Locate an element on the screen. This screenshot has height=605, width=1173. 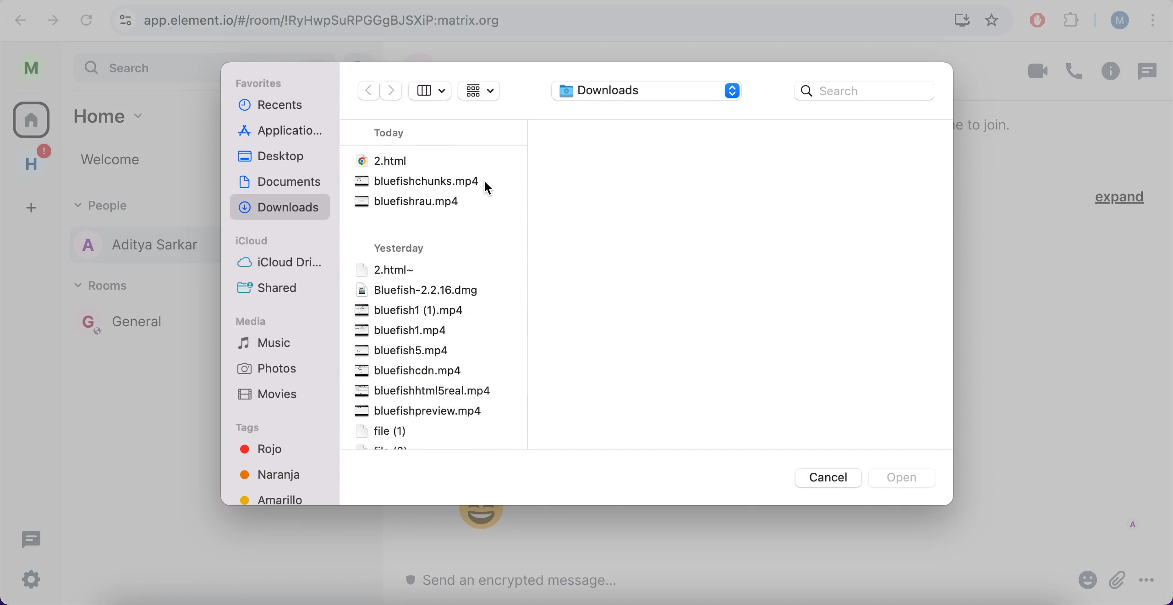
favorites is located at coordinates (264, 83).